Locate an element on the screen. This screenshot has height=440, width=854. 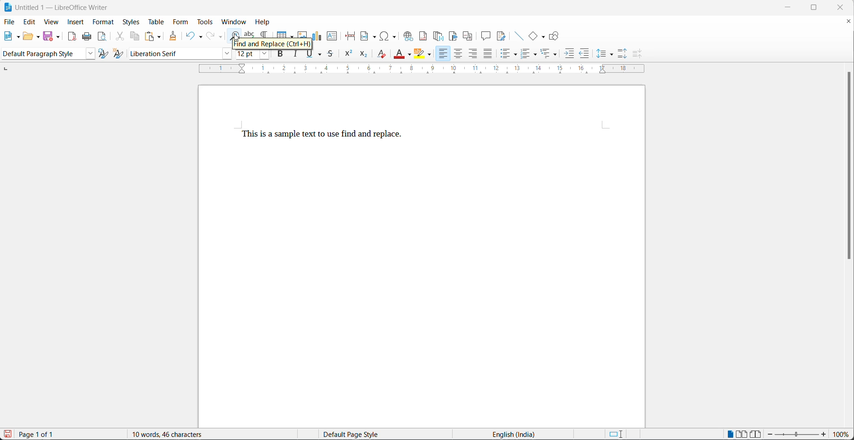
copy is located at coordinates (136, 36).